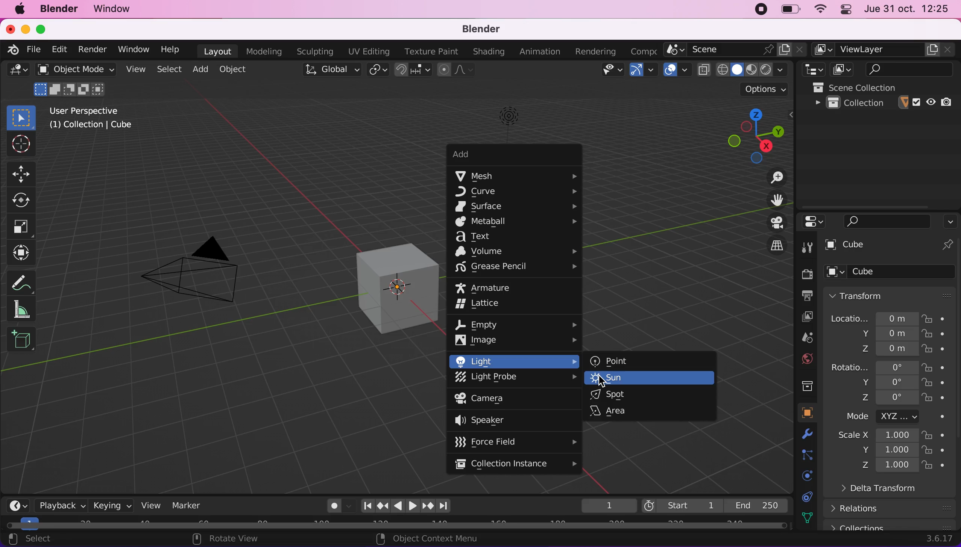  I want to click on uv editing, so click(367, 51).